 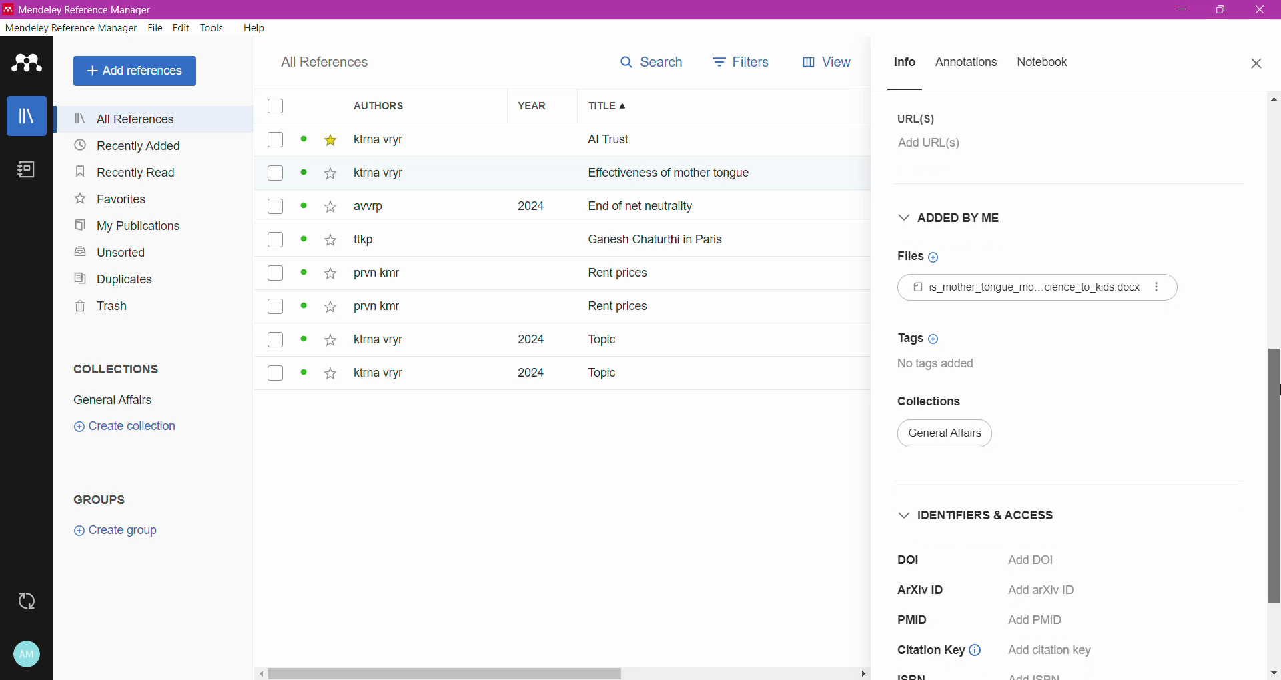 I want to click on line , so click(x=917, y=89).